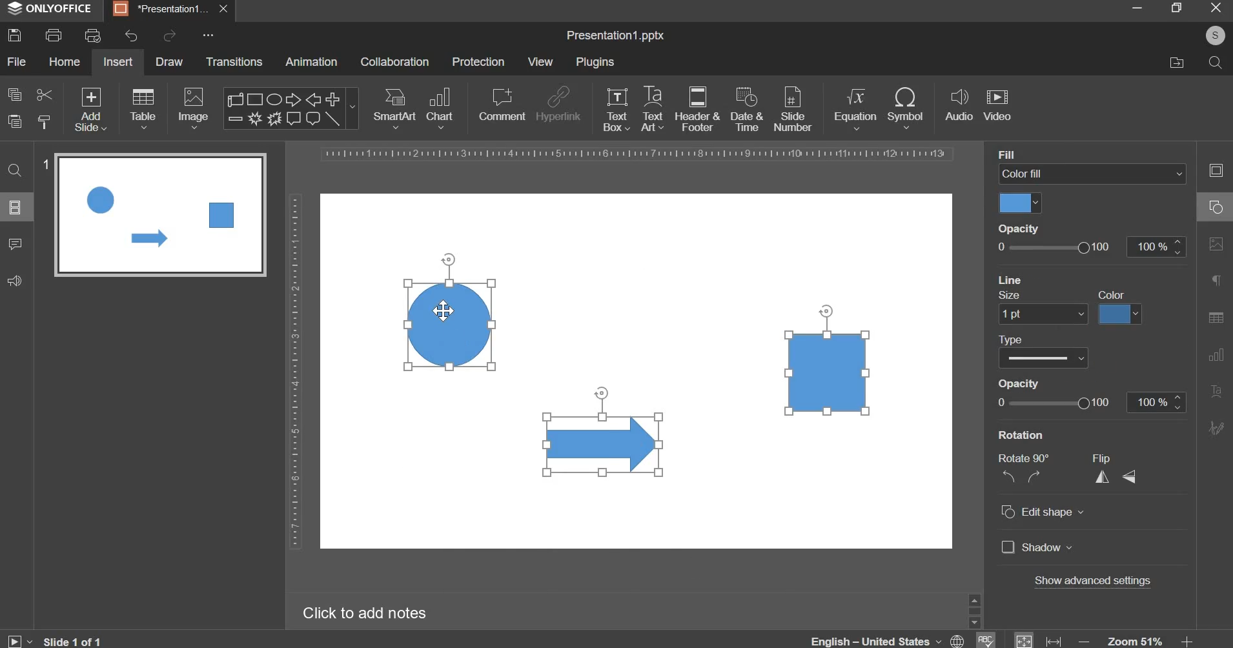 Image resolution: width=1233 pixels, height=648 pixels. What do you see at coordinates (118, 61) in the screenshot?
I see `insert` at bounding box center [118, 61].